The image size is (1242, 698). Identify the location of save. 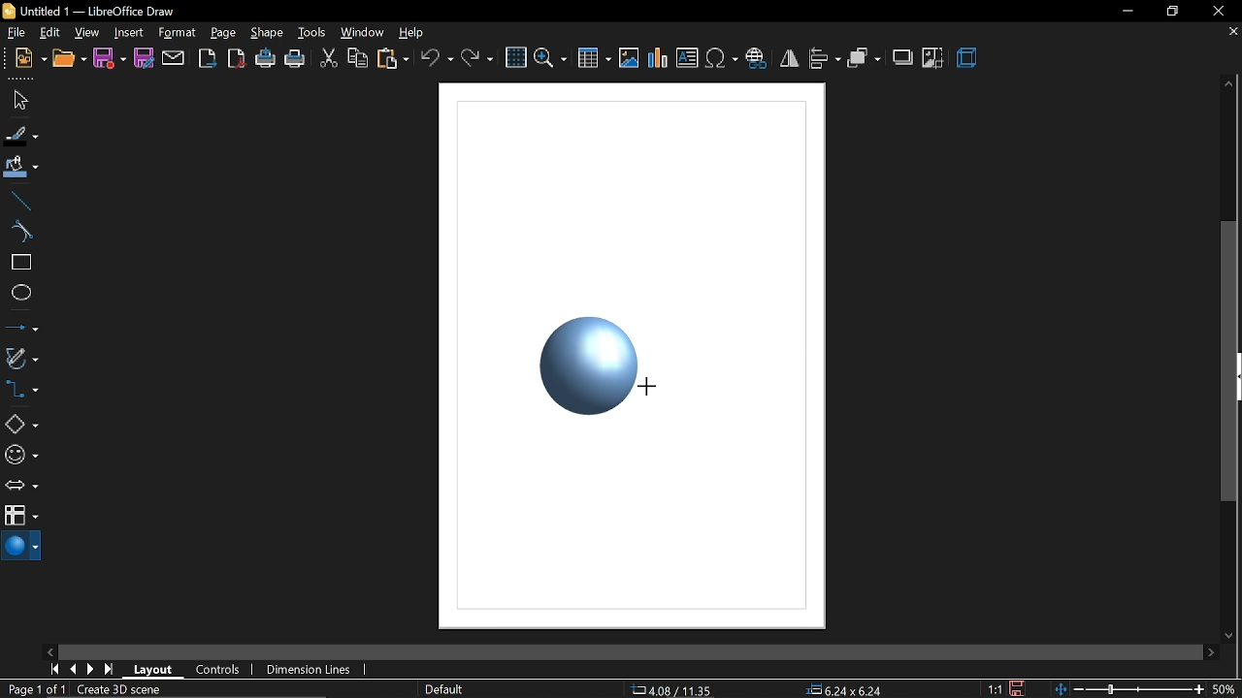
(110, 59).